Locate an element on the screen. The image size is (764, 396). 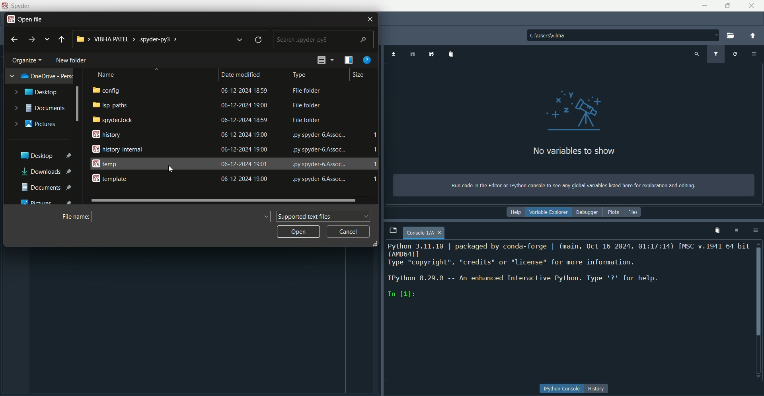
name is located at coordinates (108, 74).